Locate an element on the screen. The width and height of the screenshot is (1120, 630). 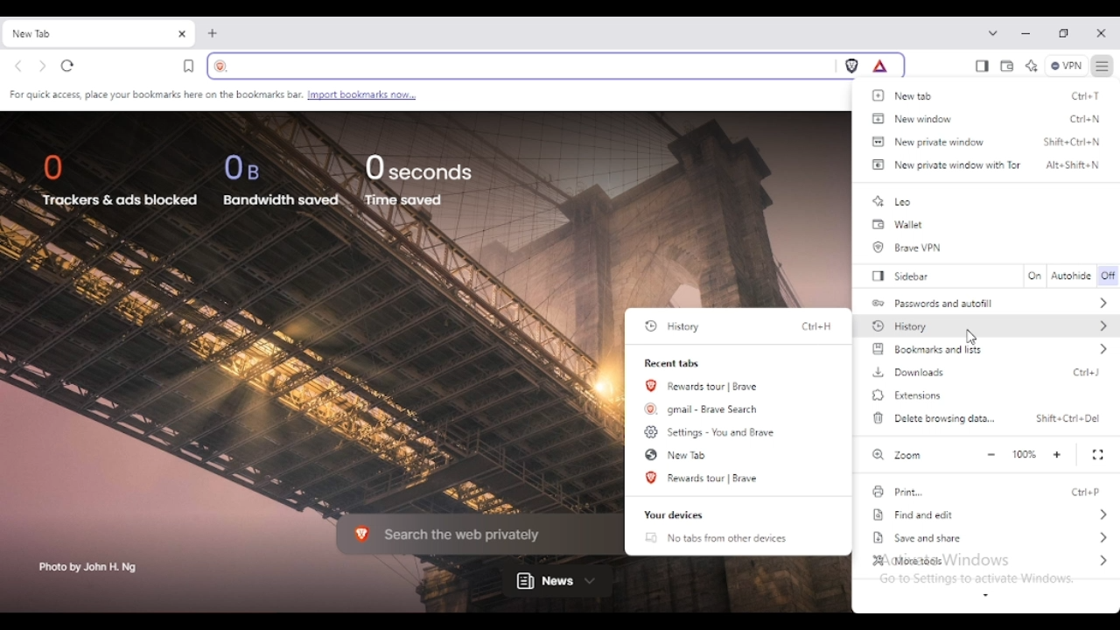
maximize is located at coordinates (1064, 34).